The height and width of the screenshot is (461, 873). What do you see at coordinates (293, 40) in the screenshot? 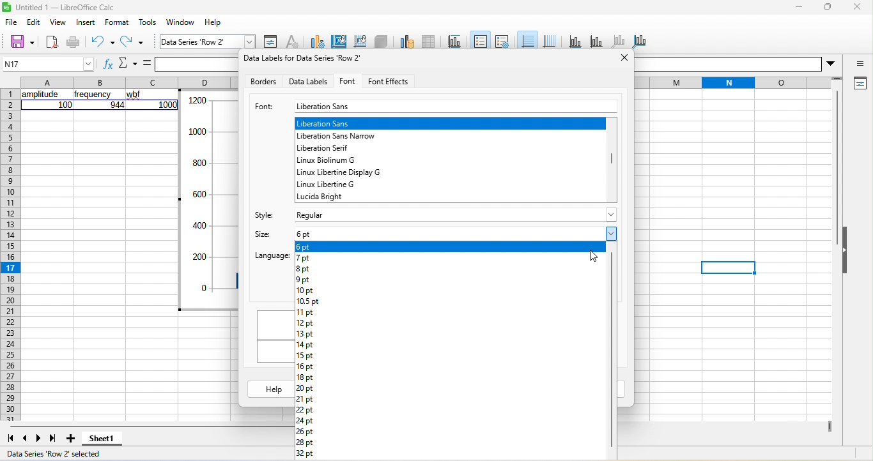
I see `character` at bounding box center [293, 40].